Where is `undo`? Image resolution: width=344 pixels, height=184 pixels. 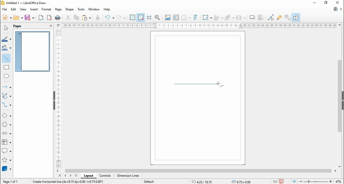 undo is located at coordinates (109, 17).